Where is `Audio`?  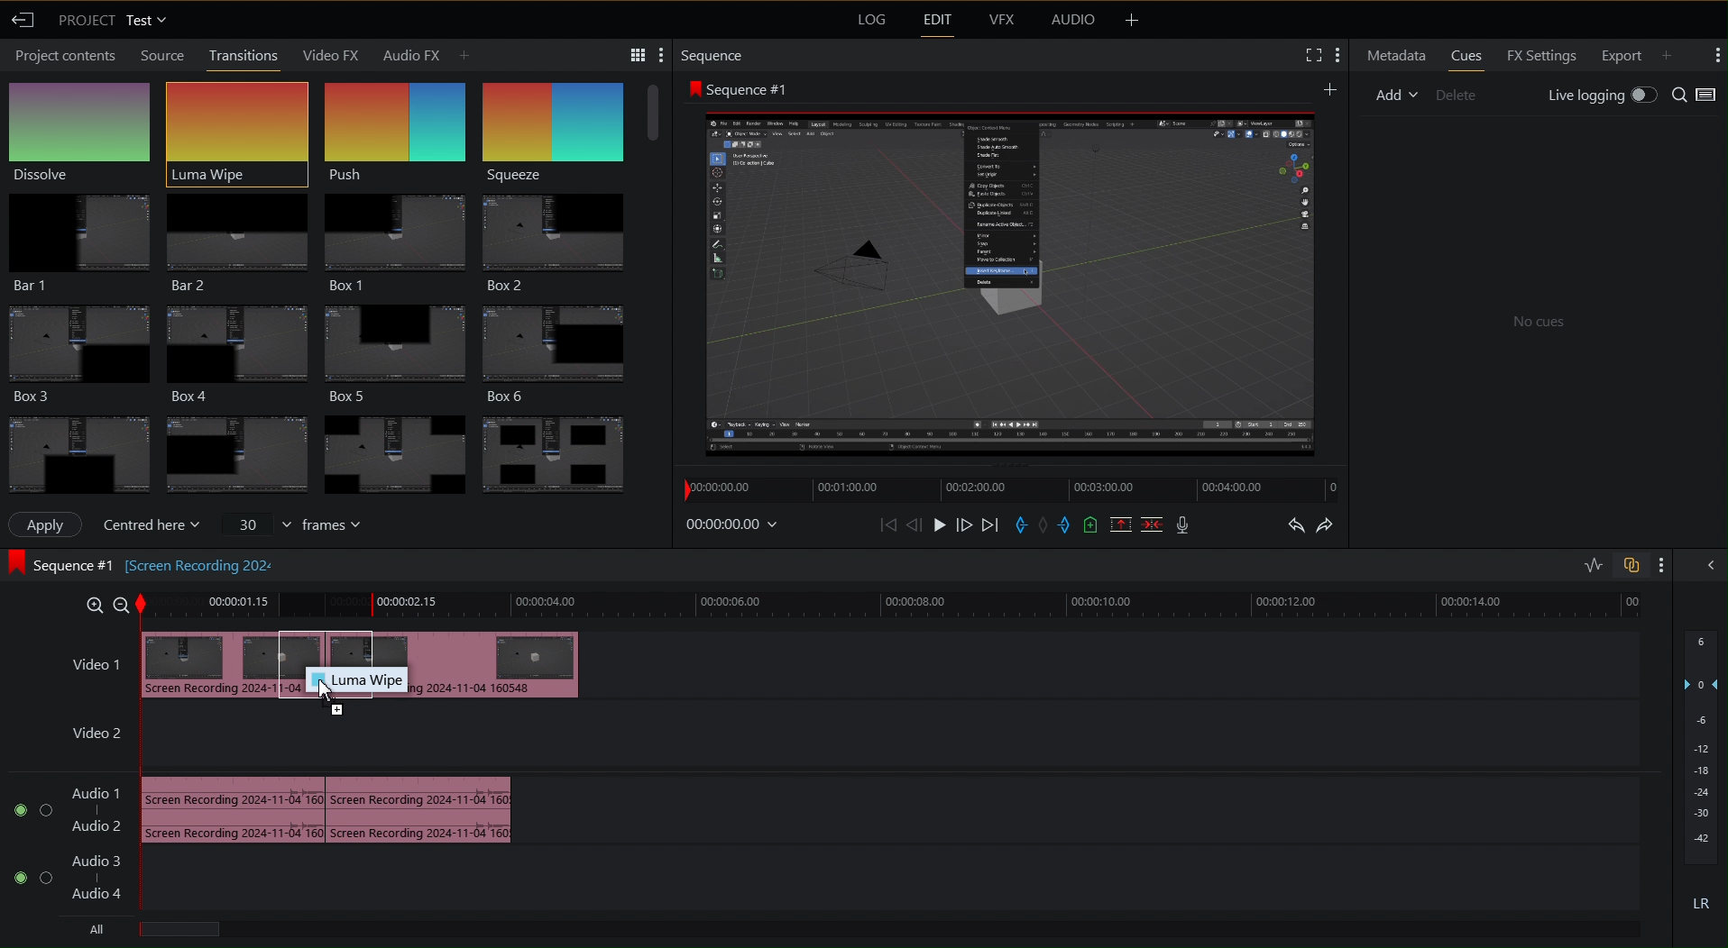 Audio is located at coordinates (1073, 21).